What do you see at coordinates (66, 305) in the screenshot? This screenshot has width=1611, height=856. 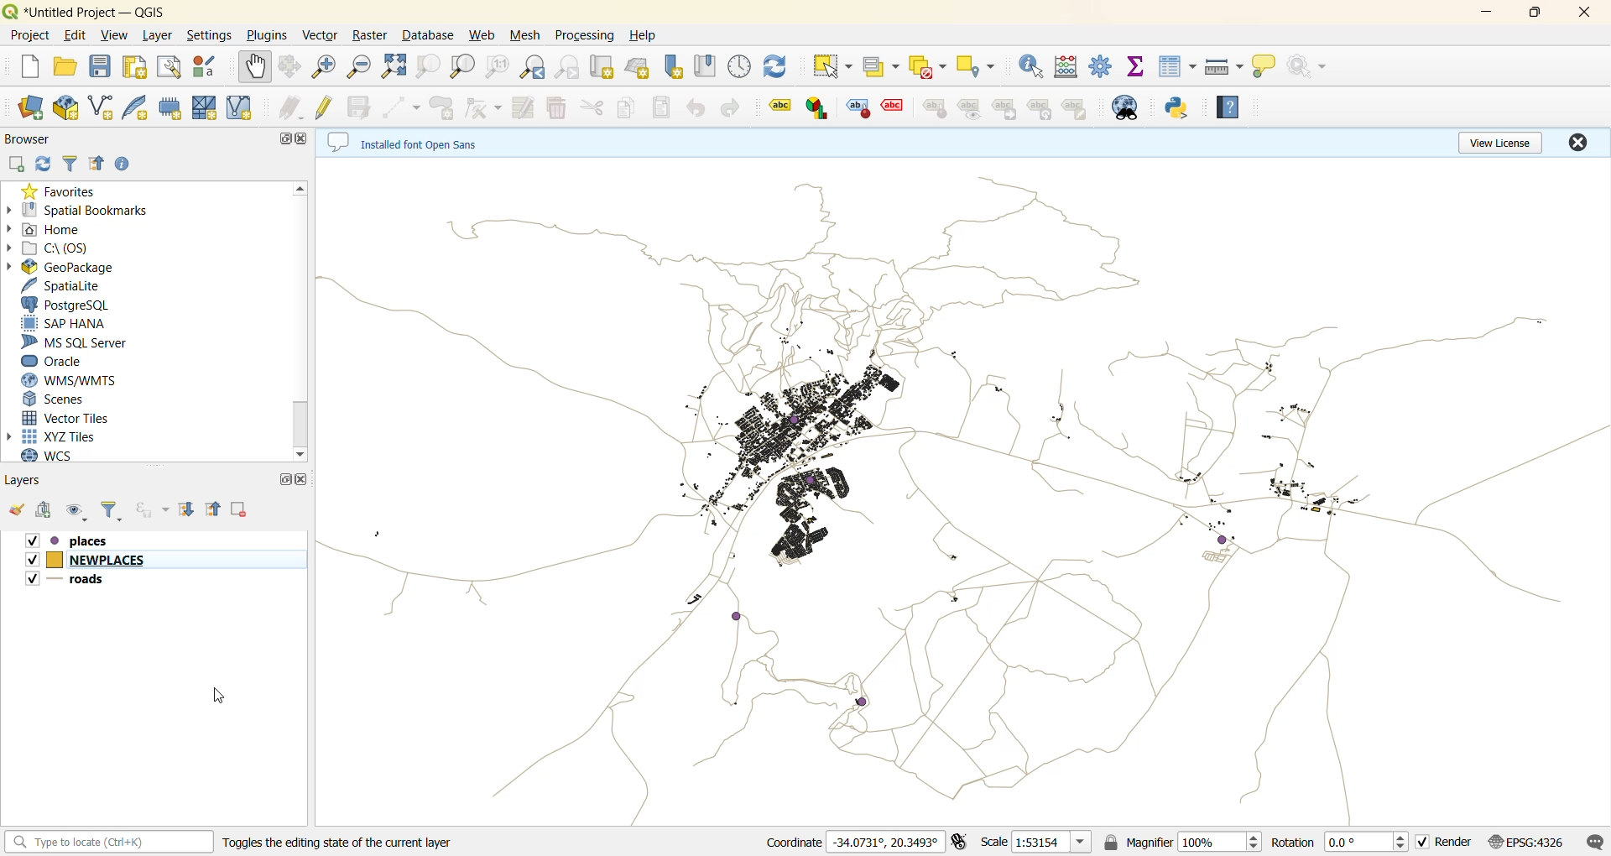 I see `postgresql` at bounding box center [66, 305].